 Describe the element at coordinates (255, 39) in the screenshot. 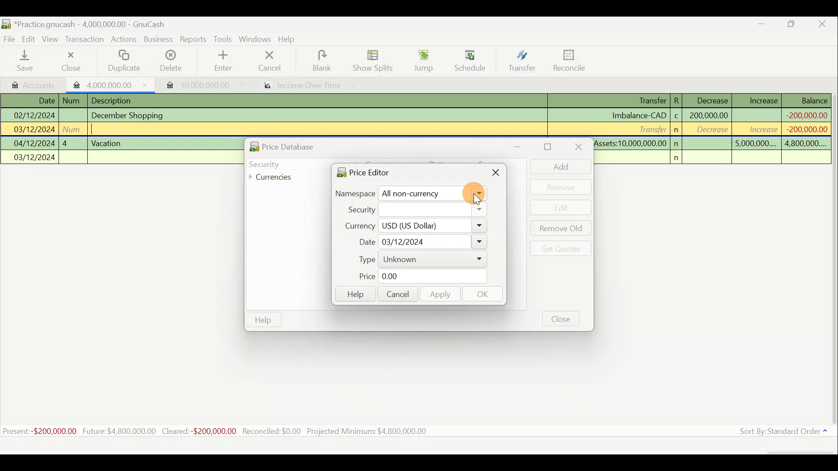

I see `Windows` at that location.